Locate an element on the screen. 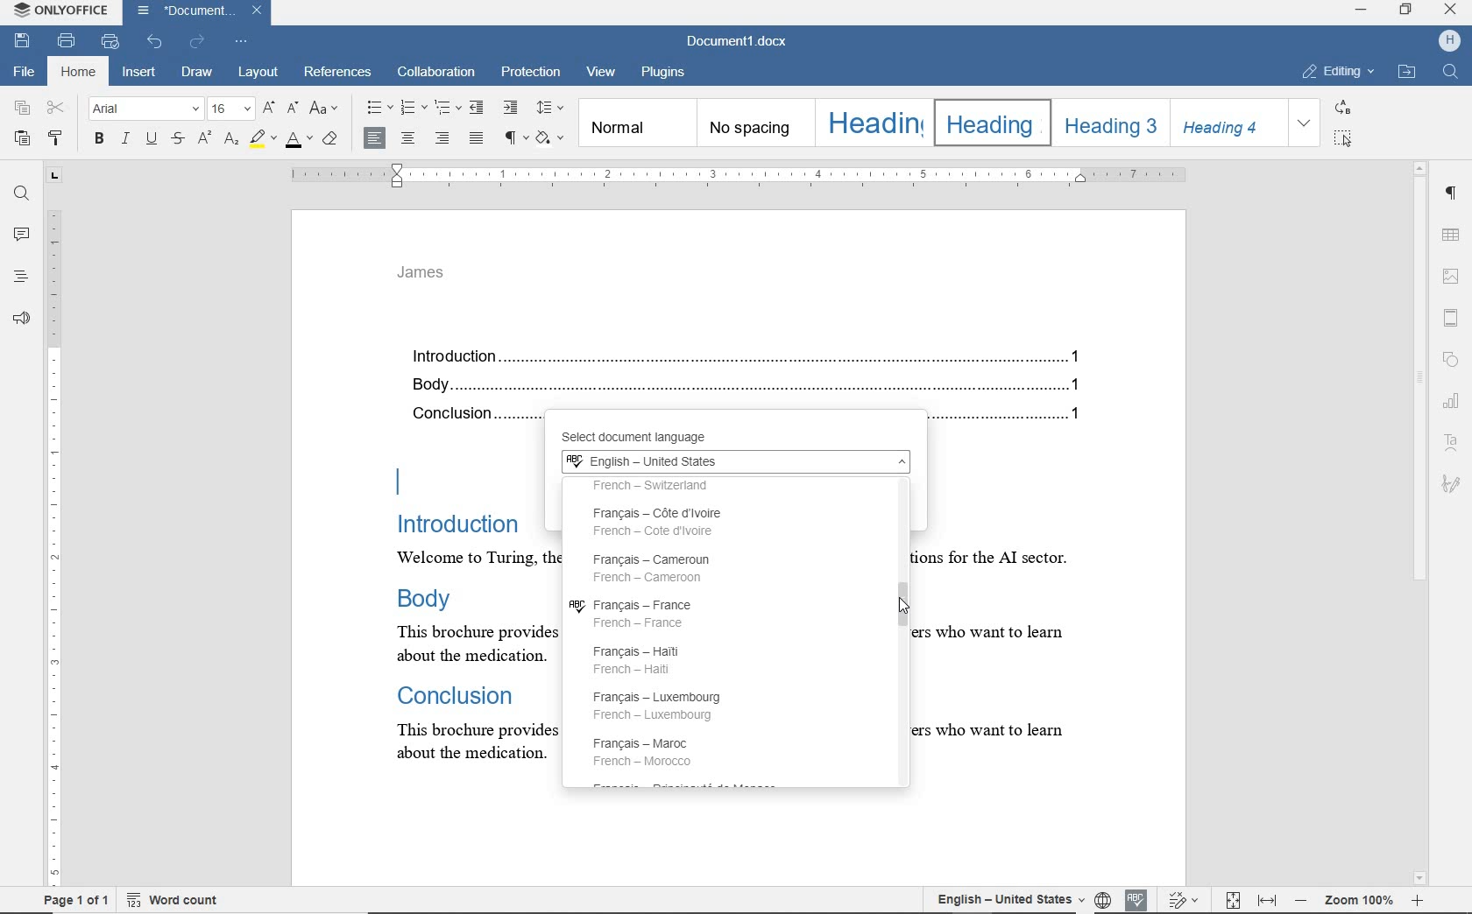 This screenshot has height=914, width=1472. François - Cameroun is located at coordinates (654, 567).